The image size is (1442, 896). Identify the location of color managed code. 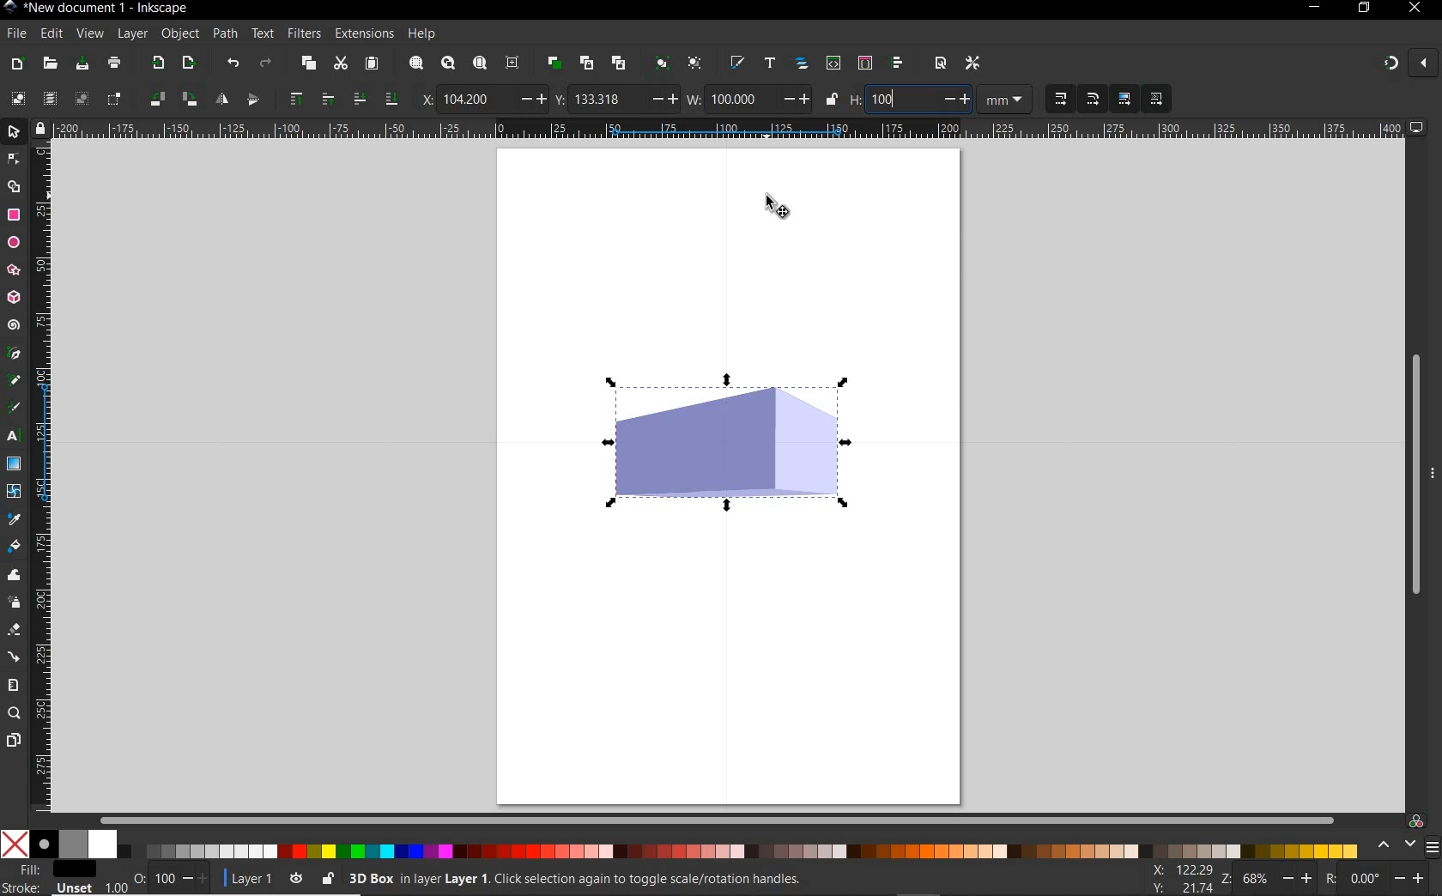
(1416, 822).